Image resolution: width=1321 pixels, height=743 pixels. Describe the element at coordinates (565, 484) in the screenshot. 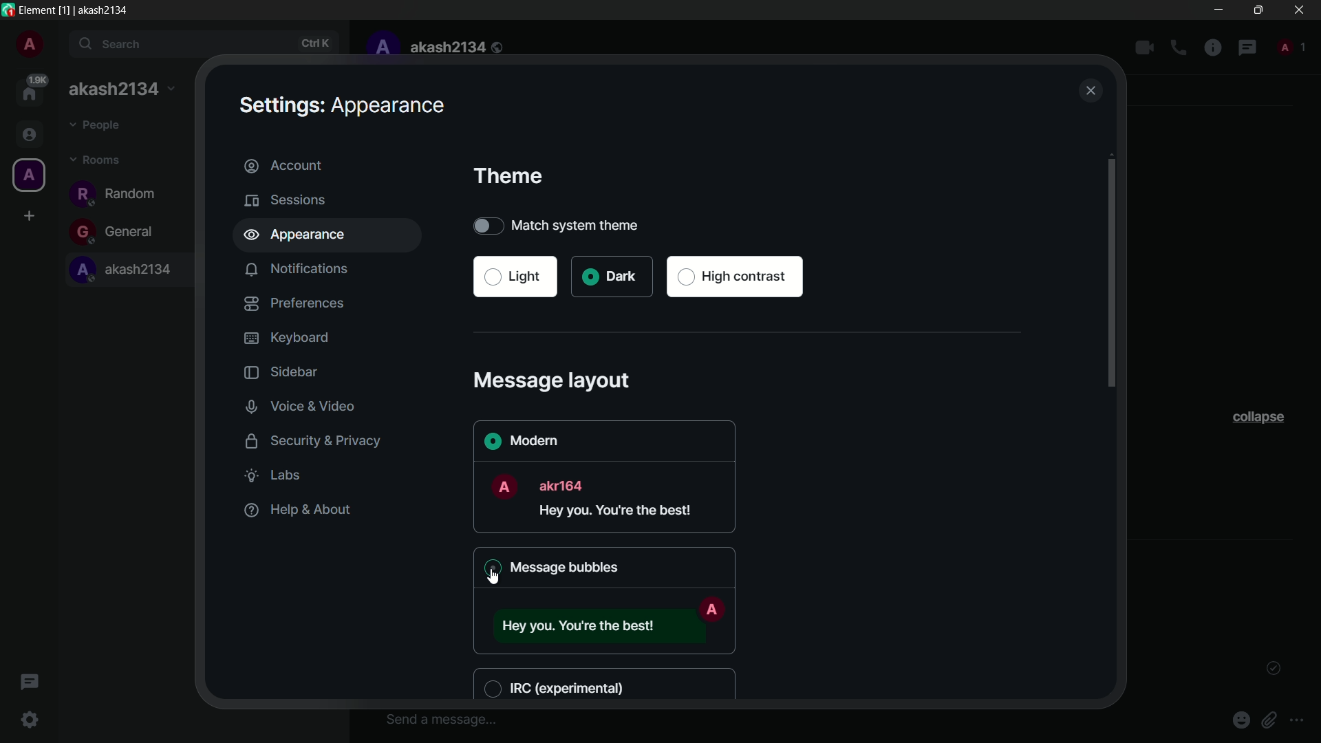

I see `akr164` at that location.